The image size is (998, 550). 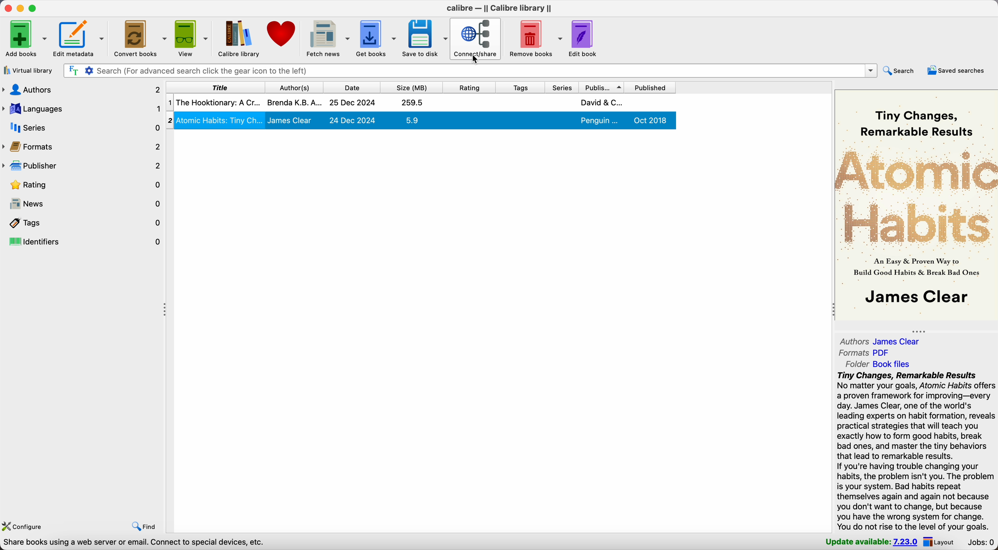 What do you see at coordinates (34, 7) in the screenshot?
I see `maximize Calibre` at bounding box center [34, 7].